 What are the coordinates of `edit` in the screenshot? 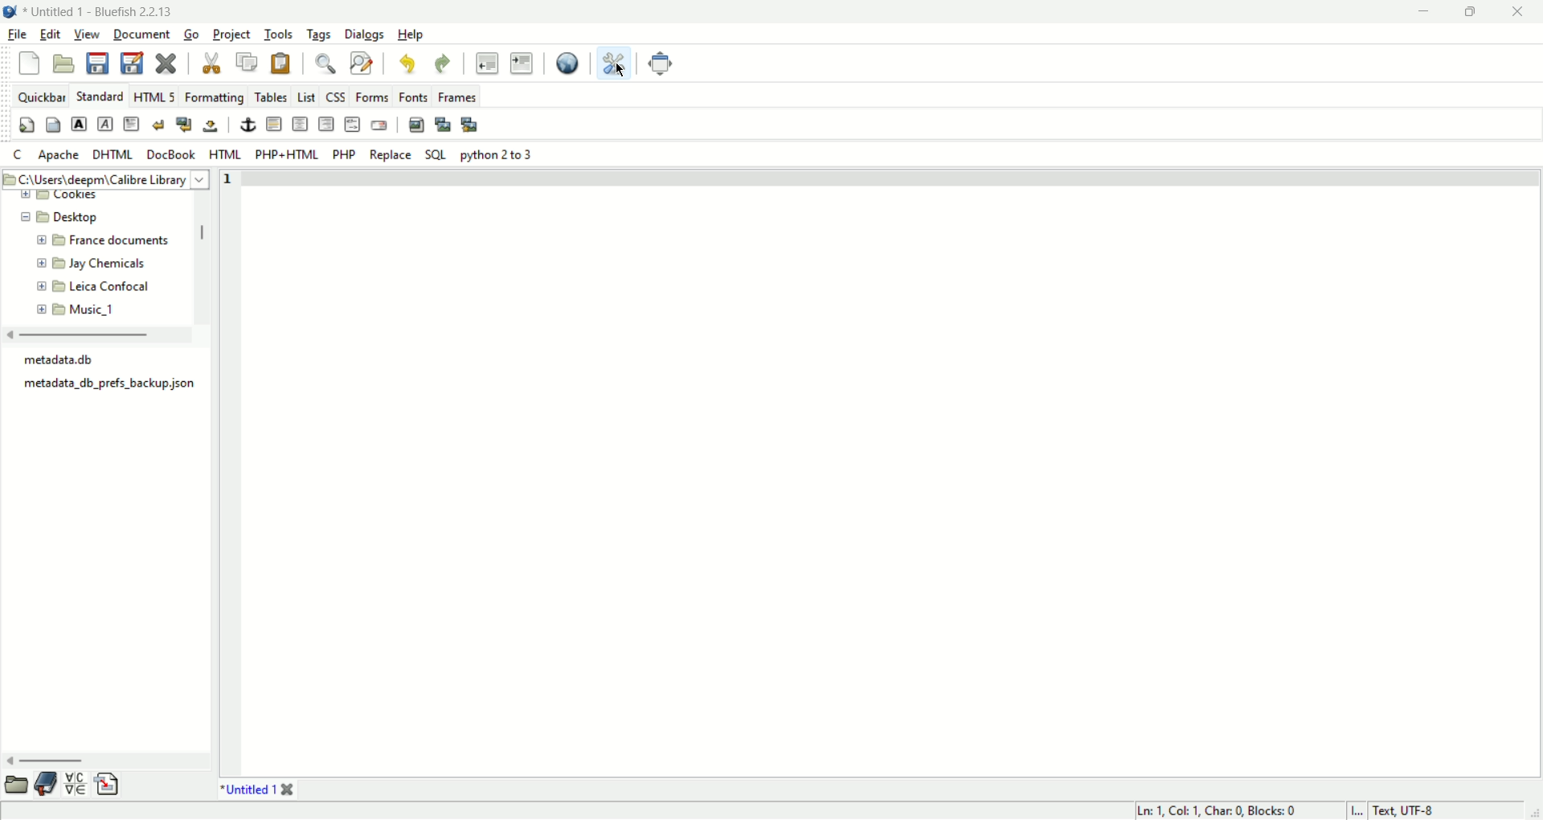 It's located at (50, 35).